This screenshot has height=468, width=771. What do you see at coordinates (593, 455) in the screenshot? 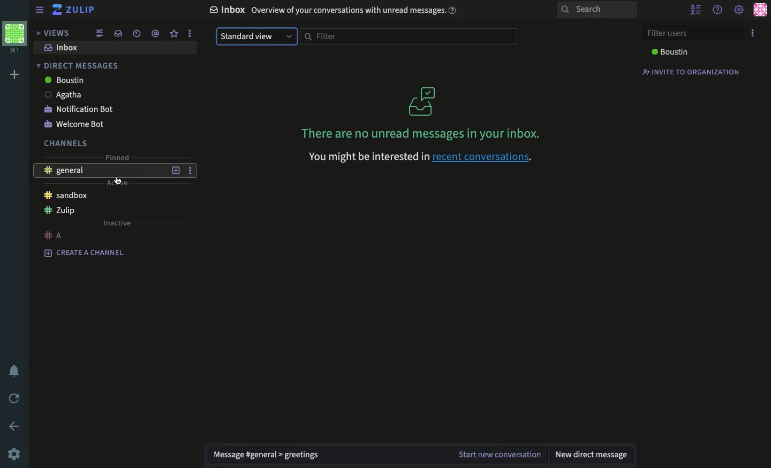
I see `new direct message` at bounding box center [593, 455].